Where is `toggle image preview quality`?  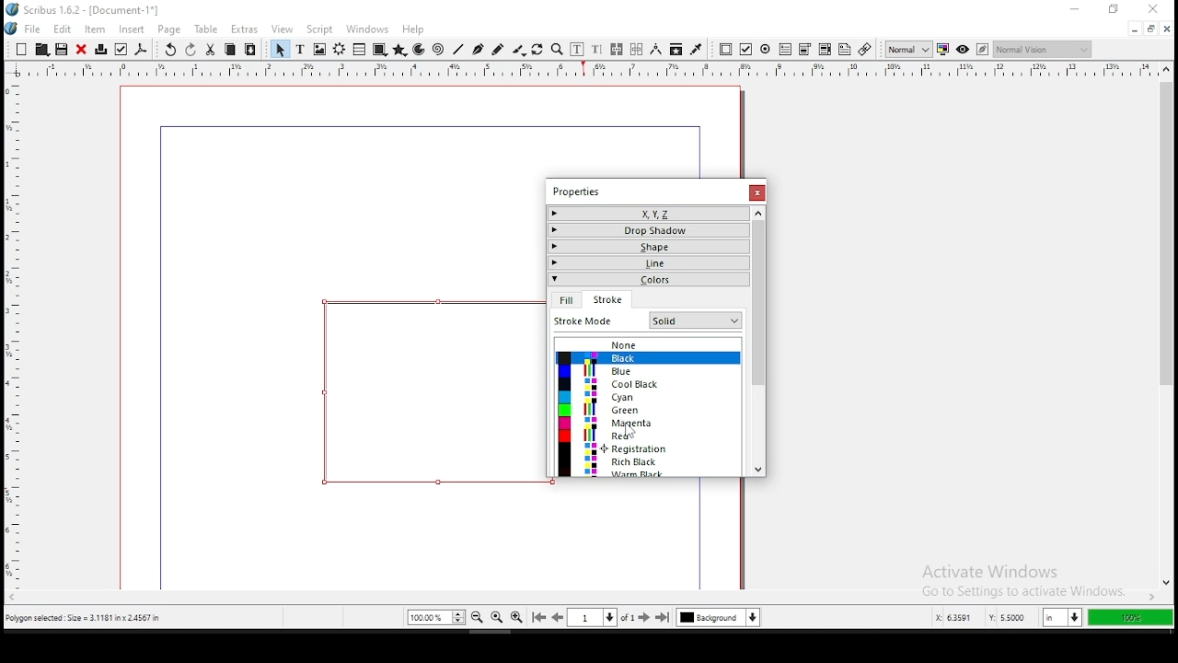
toggle image preview quality is located at coordinates (907, 49).